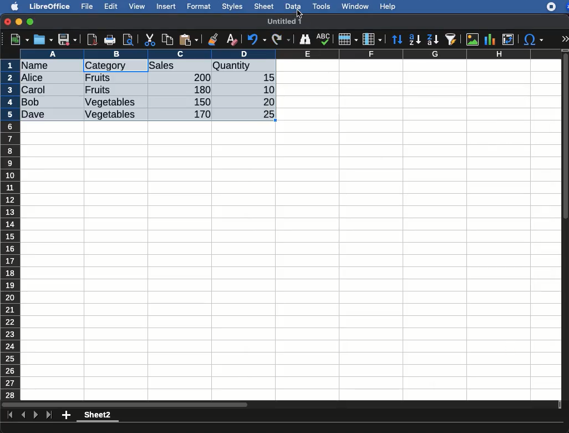  Describe the element at coordinates (397, 40) in the screenshot. I see `sort` at that location.